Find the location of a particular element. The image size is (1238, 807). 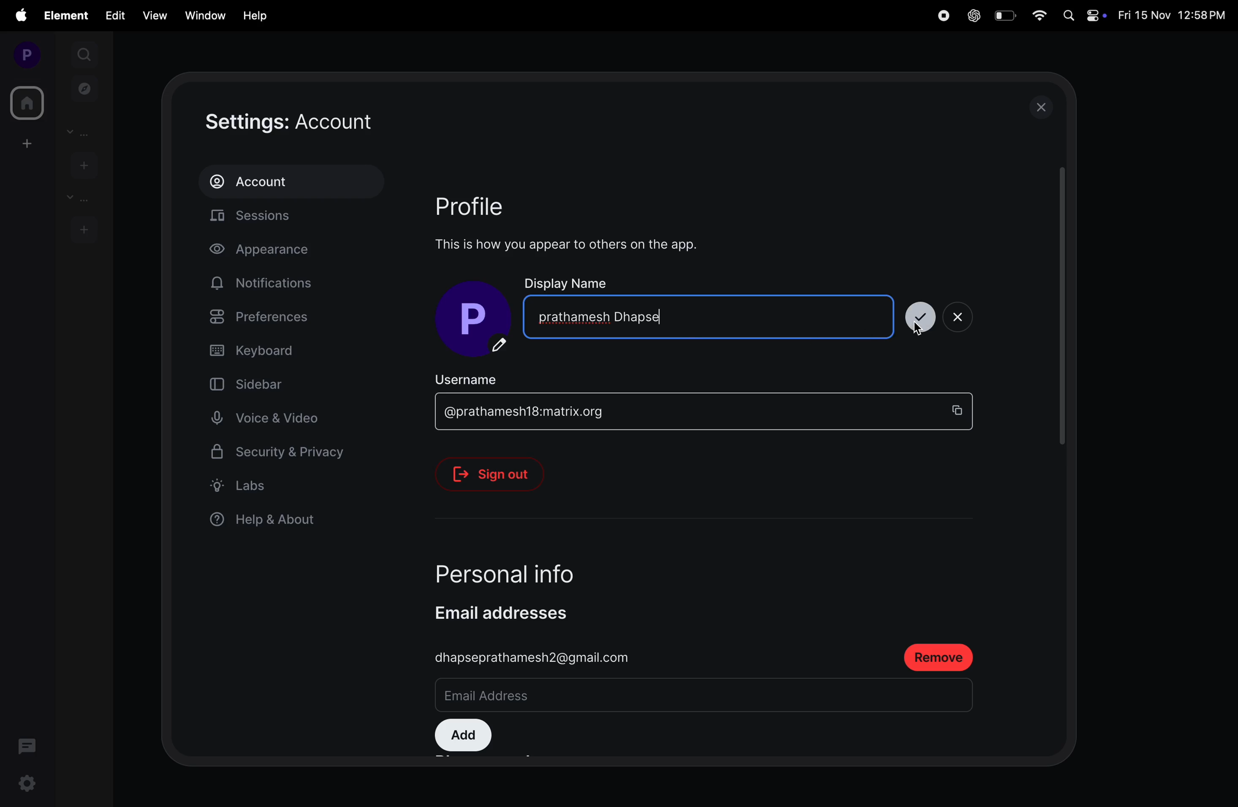

Help is located at coordinates (256, 16).